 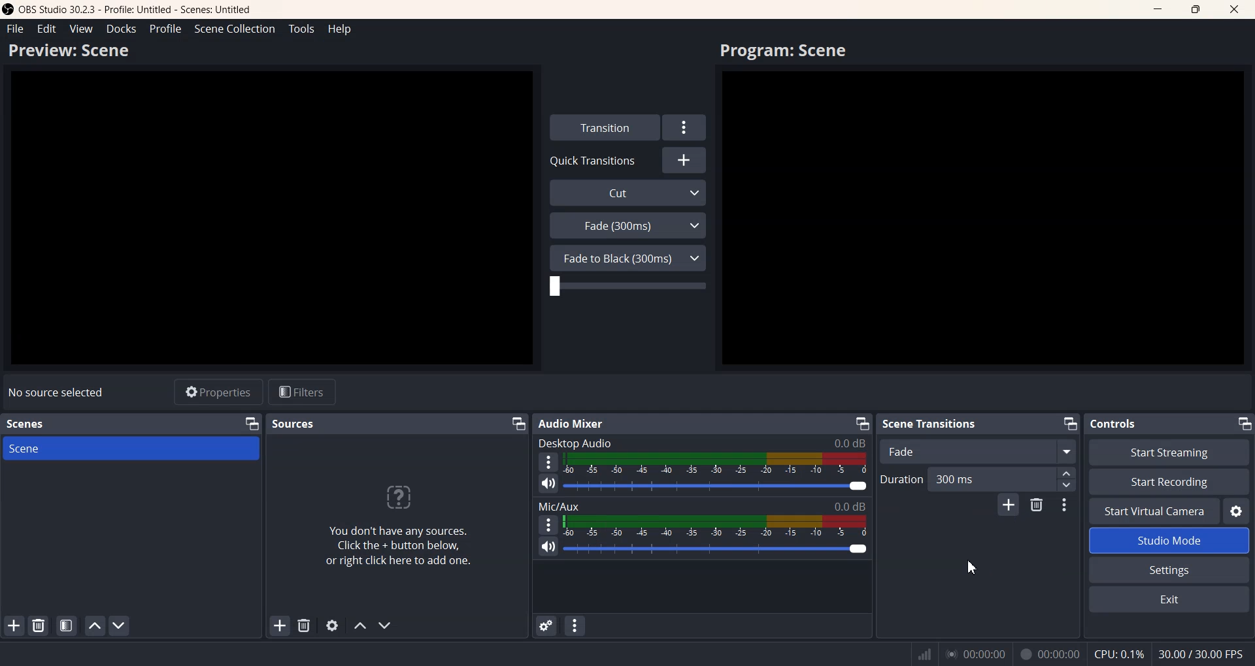 I want to click on More, so click(x=548, y=462).